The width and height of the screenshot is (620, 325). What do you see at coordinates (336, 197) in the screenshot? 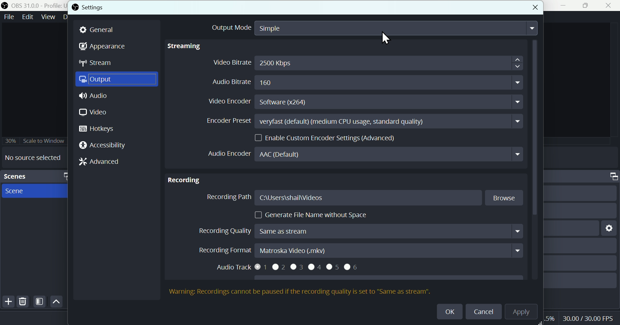
I see `Recording path` at bounding box center [336, 197].